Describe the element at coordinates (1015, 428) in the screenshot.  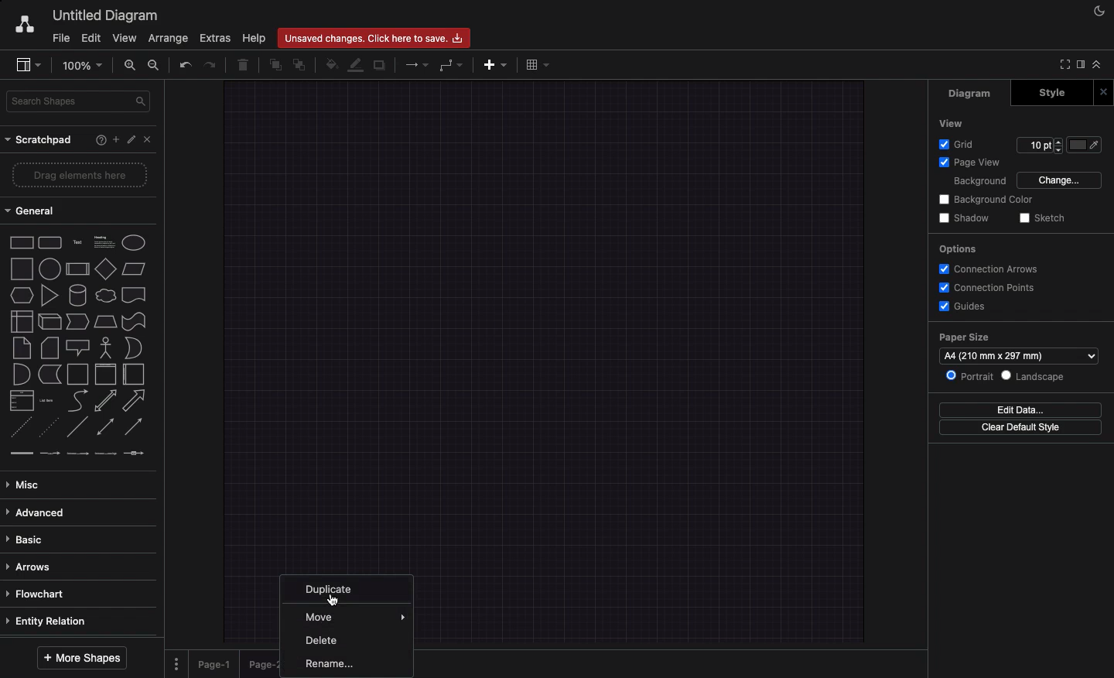
I see `Clear default style` at that location.